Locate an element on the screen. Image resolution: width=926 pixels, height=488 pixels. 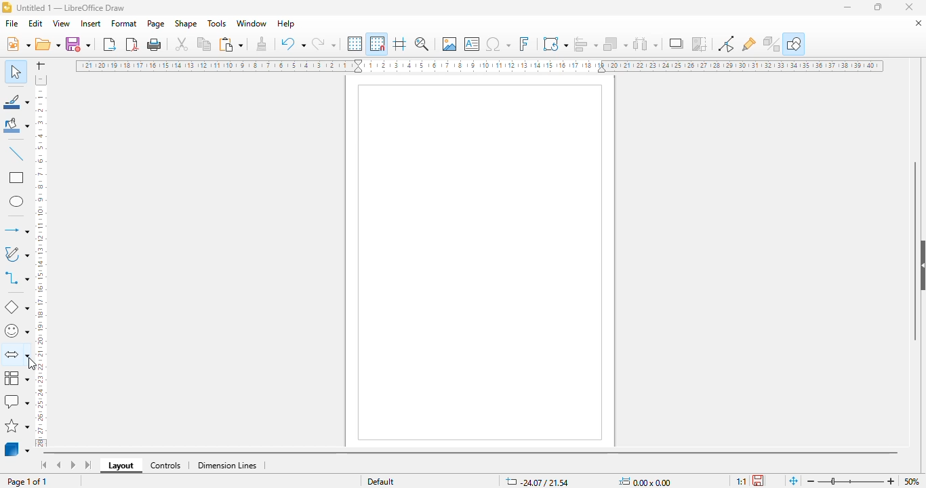
select at least three objects to distribute is located at coordinates (645, 43).